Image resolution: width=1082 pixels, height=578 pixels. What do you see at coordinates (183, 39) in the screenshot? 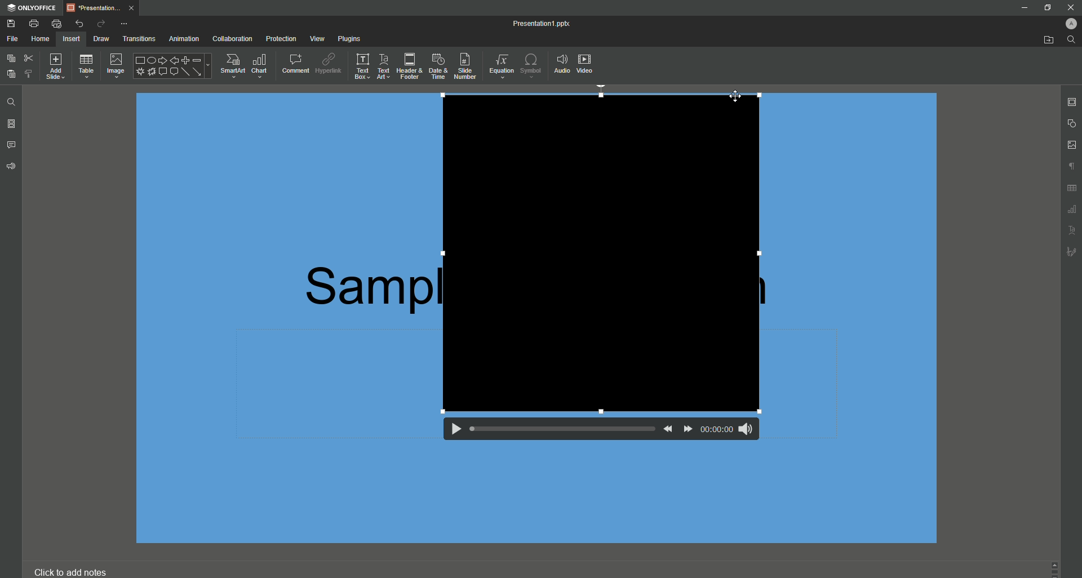
I see `Animation` at bounding box center [183, 39].